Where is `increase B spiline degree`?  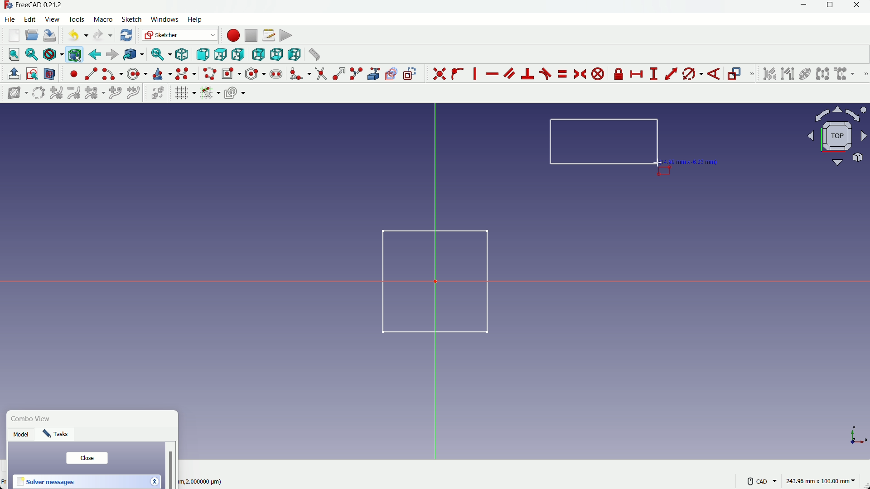 increase B spiline degree is located at coordinates (57, 93).